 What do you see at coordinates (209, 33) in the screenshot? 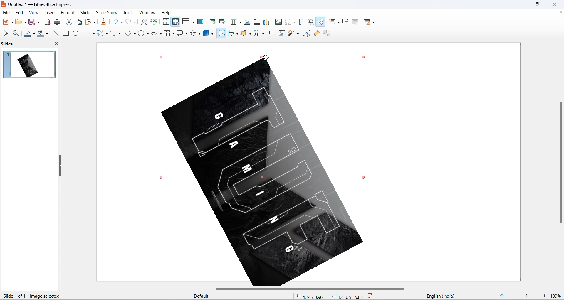
I see `3d object` at bounding box center [209, 33].